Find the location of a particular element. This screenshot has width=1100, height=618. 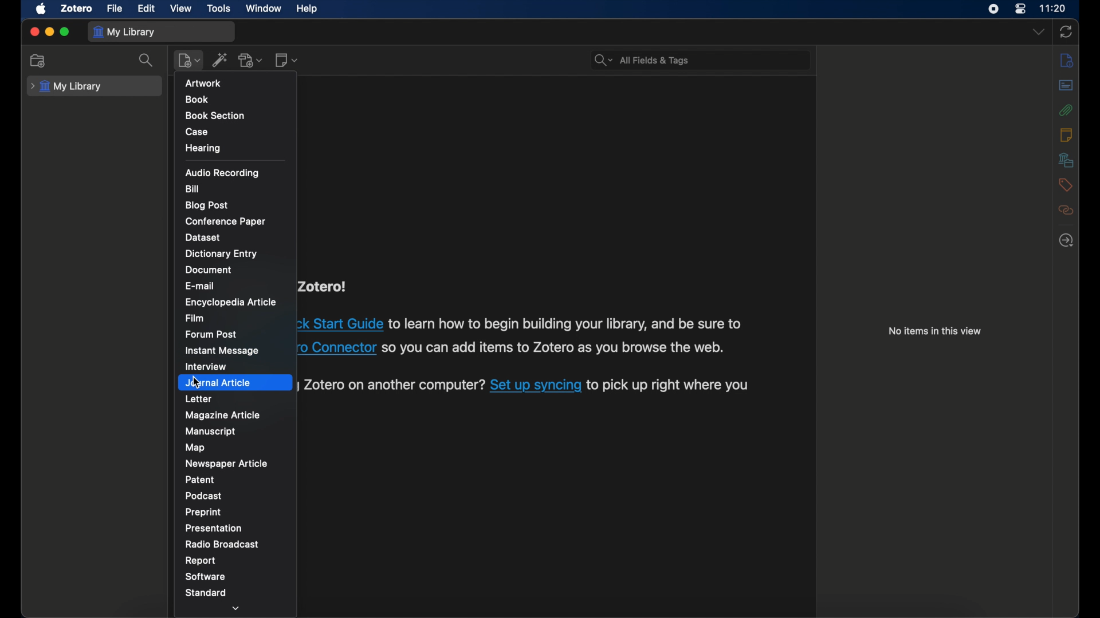

window is located at coordinates (265, 9).